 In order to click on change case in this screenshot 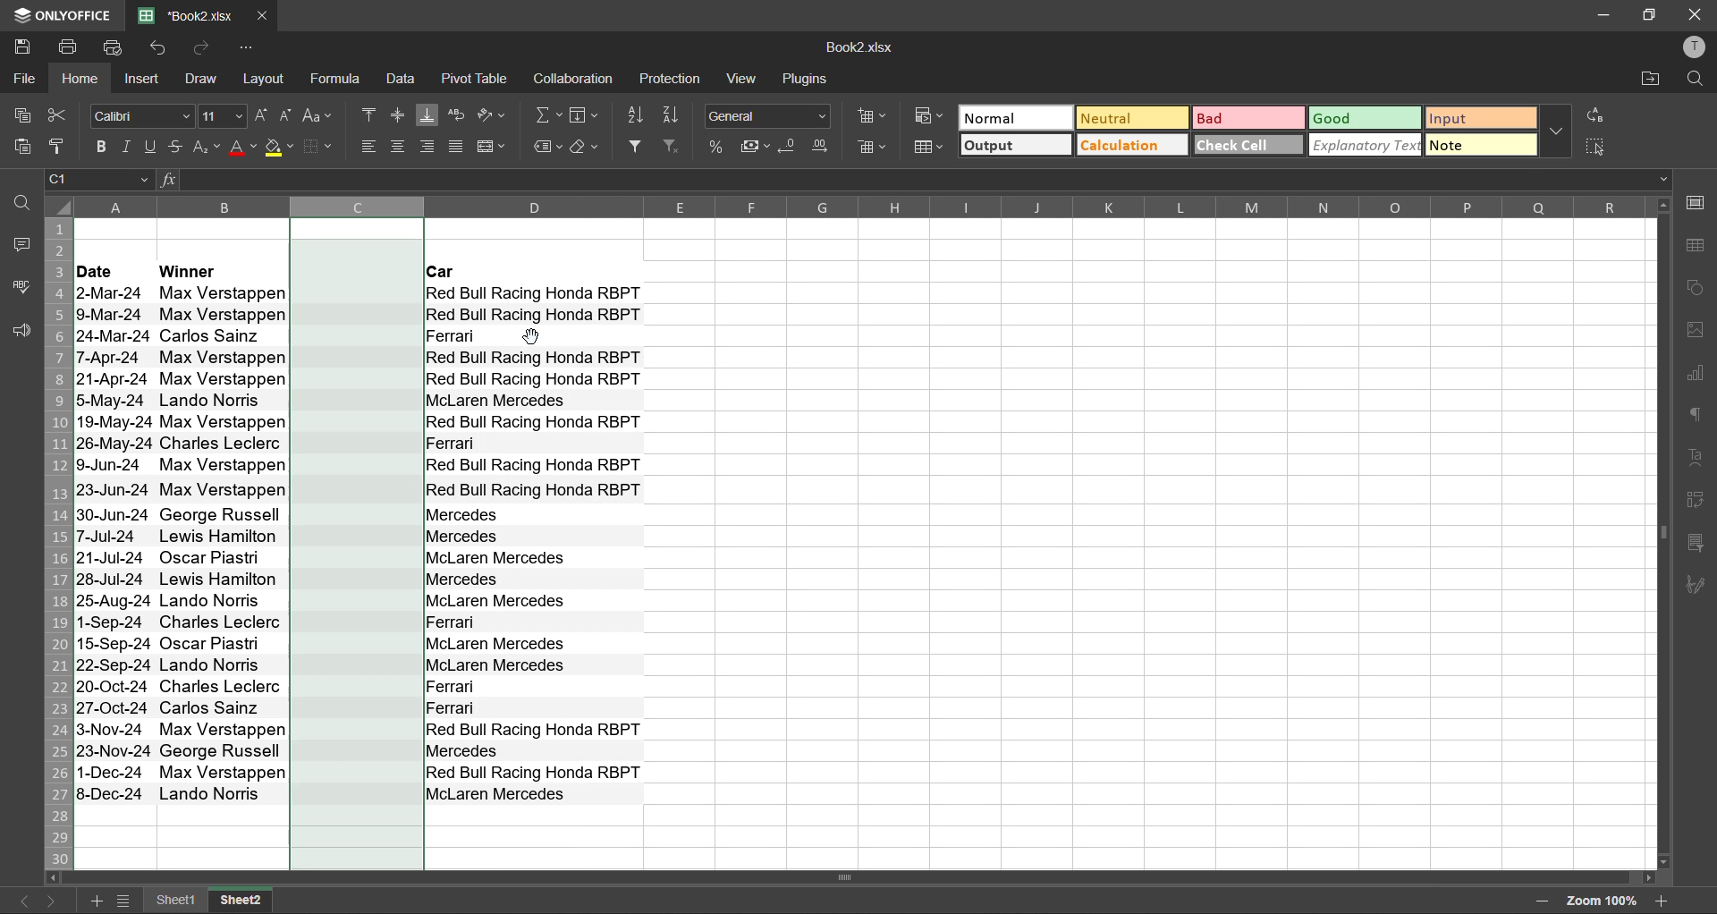, I will do `click(321, 117)`.